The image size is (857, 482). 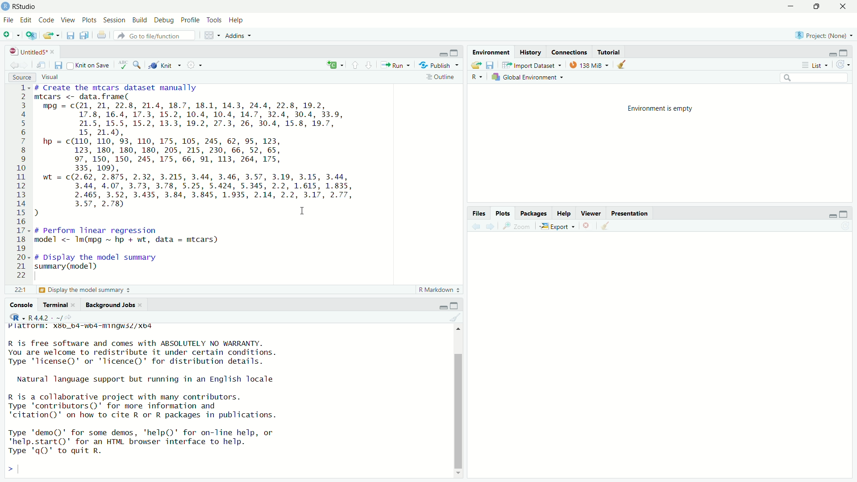 What do you see at coordinates (191, 20) in the screenshot?
I see `profile` at bounding box center [191, 20].